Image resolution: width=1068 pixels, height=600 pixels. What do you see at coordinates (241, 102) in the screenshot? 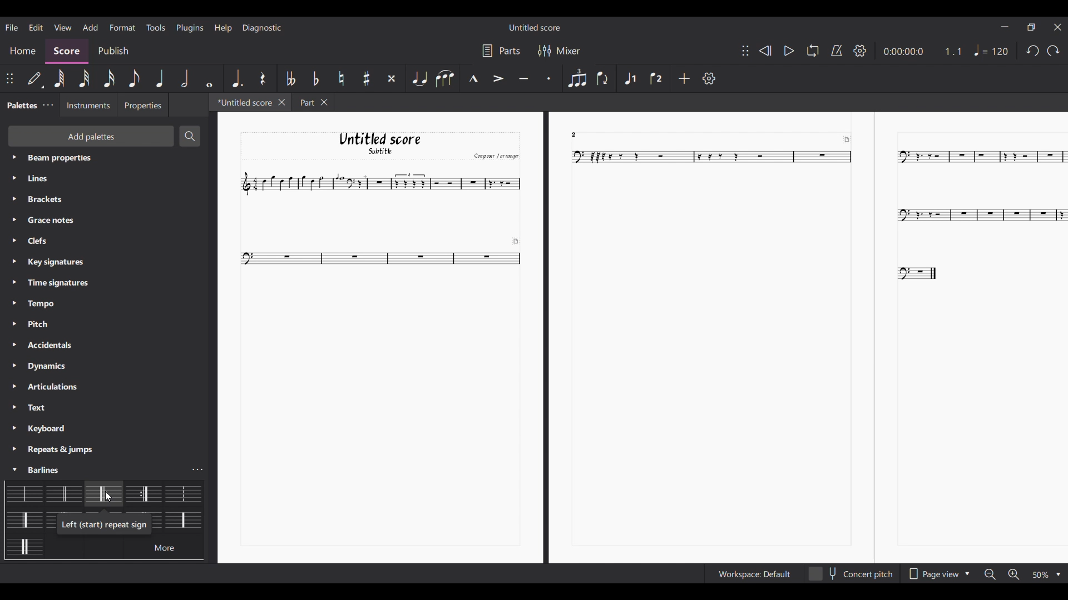
I see `Current tab` at bounding box center [241, 102].